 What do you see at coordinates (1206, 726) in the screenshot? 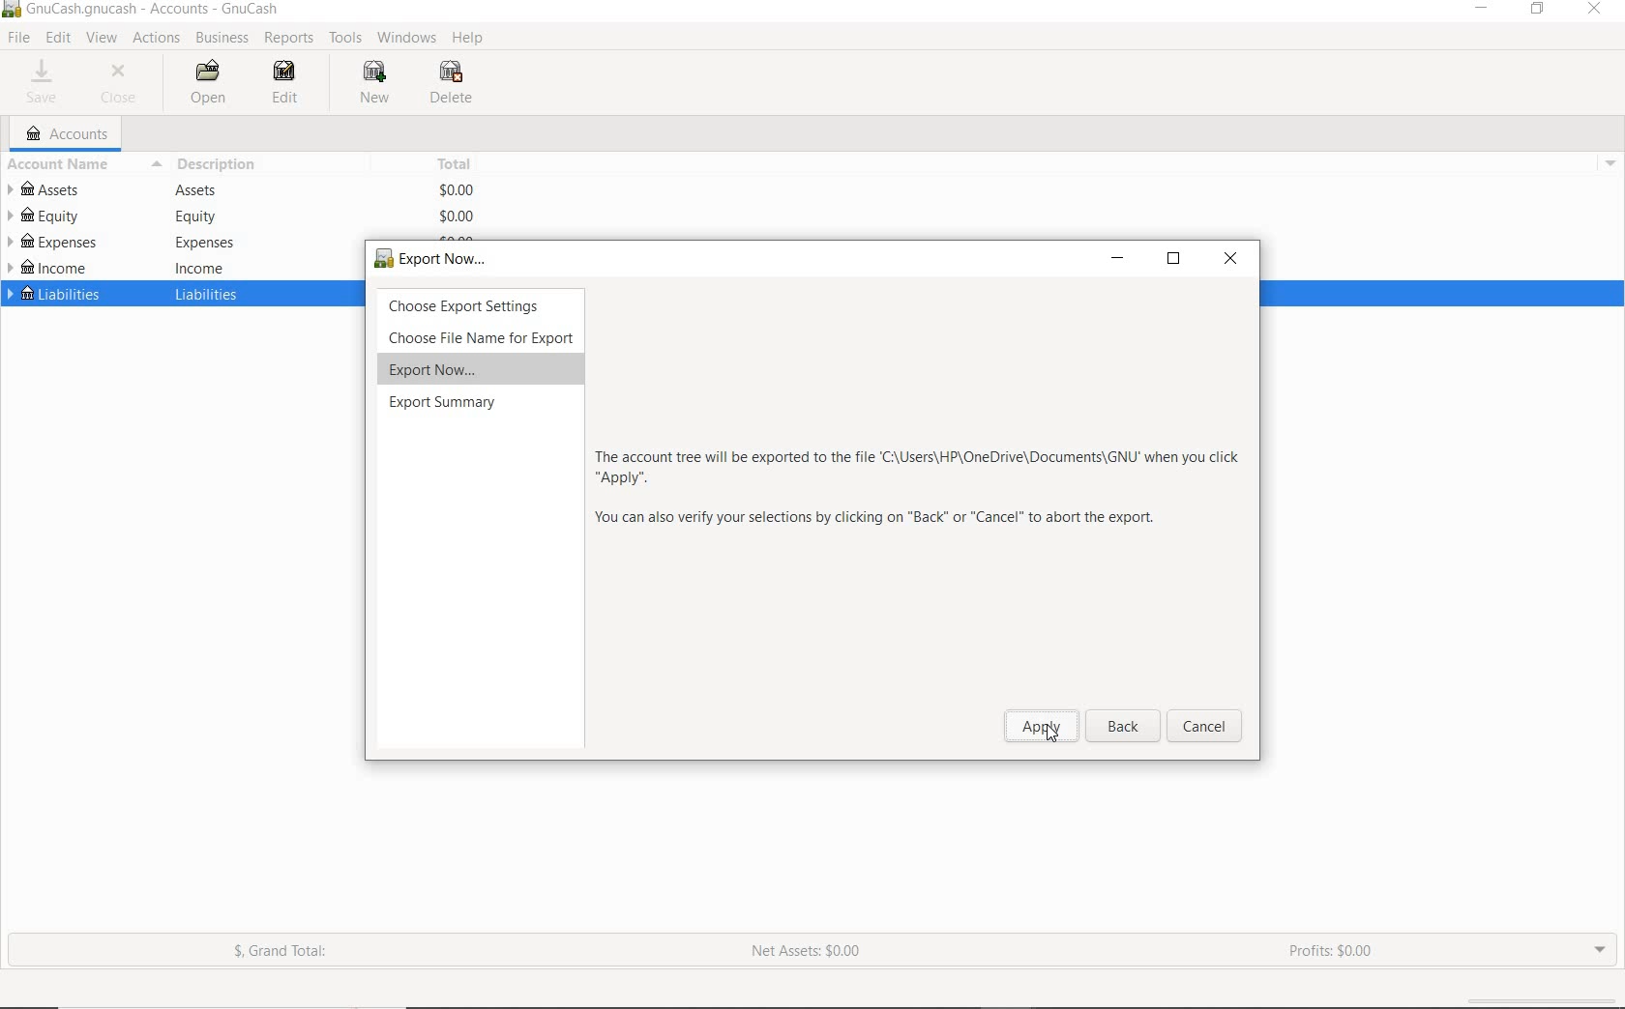
I see `Cancel` at bounding box center [1206, 726].